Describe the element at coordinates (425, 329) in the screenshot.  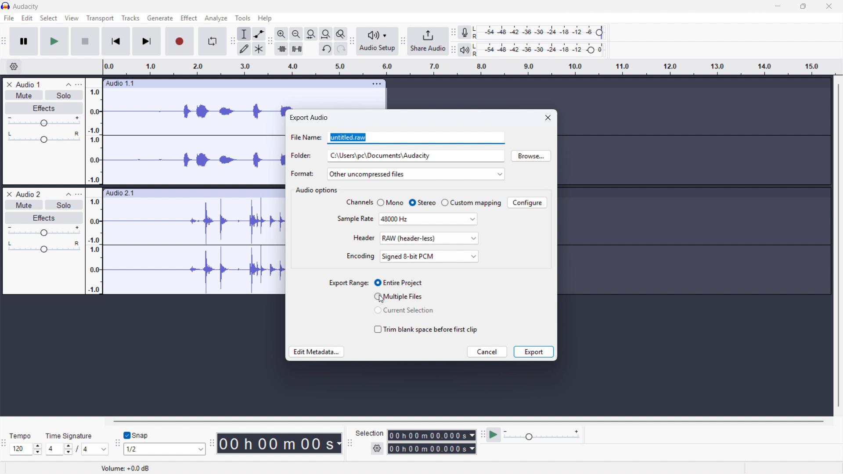
I see `Trim blank space before first clip` at that location.